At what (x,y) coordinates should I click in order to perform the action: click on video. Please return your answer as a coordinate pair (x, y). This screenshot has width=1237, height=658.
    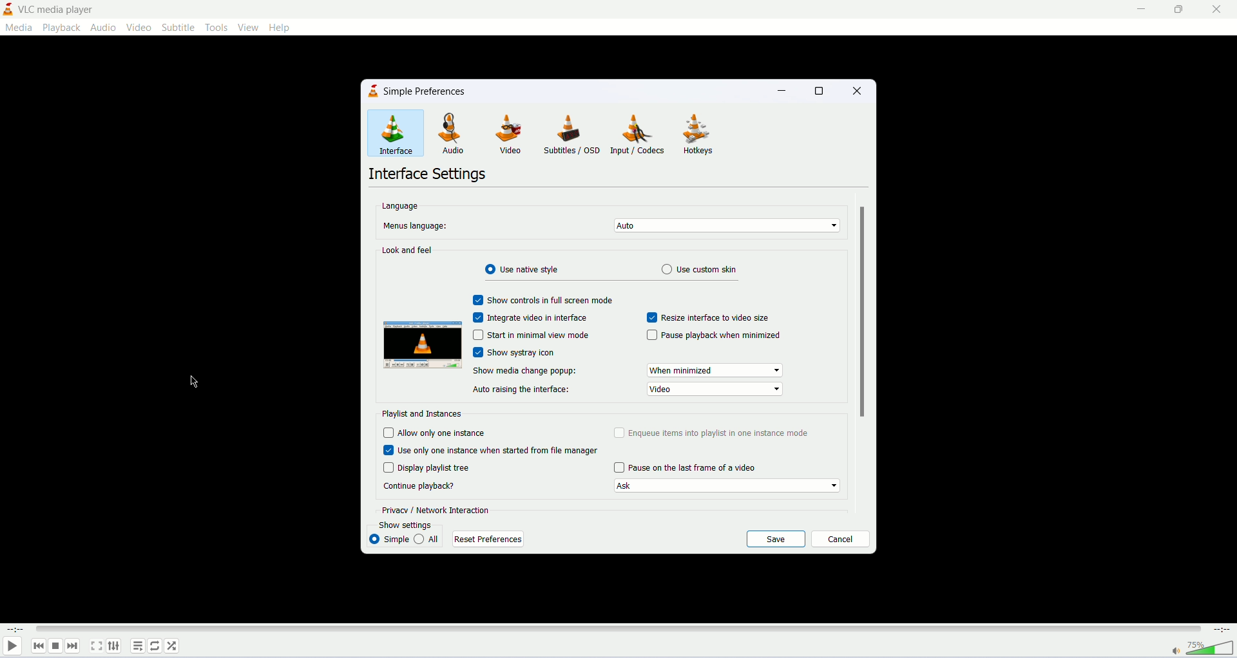
    Looking at the image, I should click on (506, 135).